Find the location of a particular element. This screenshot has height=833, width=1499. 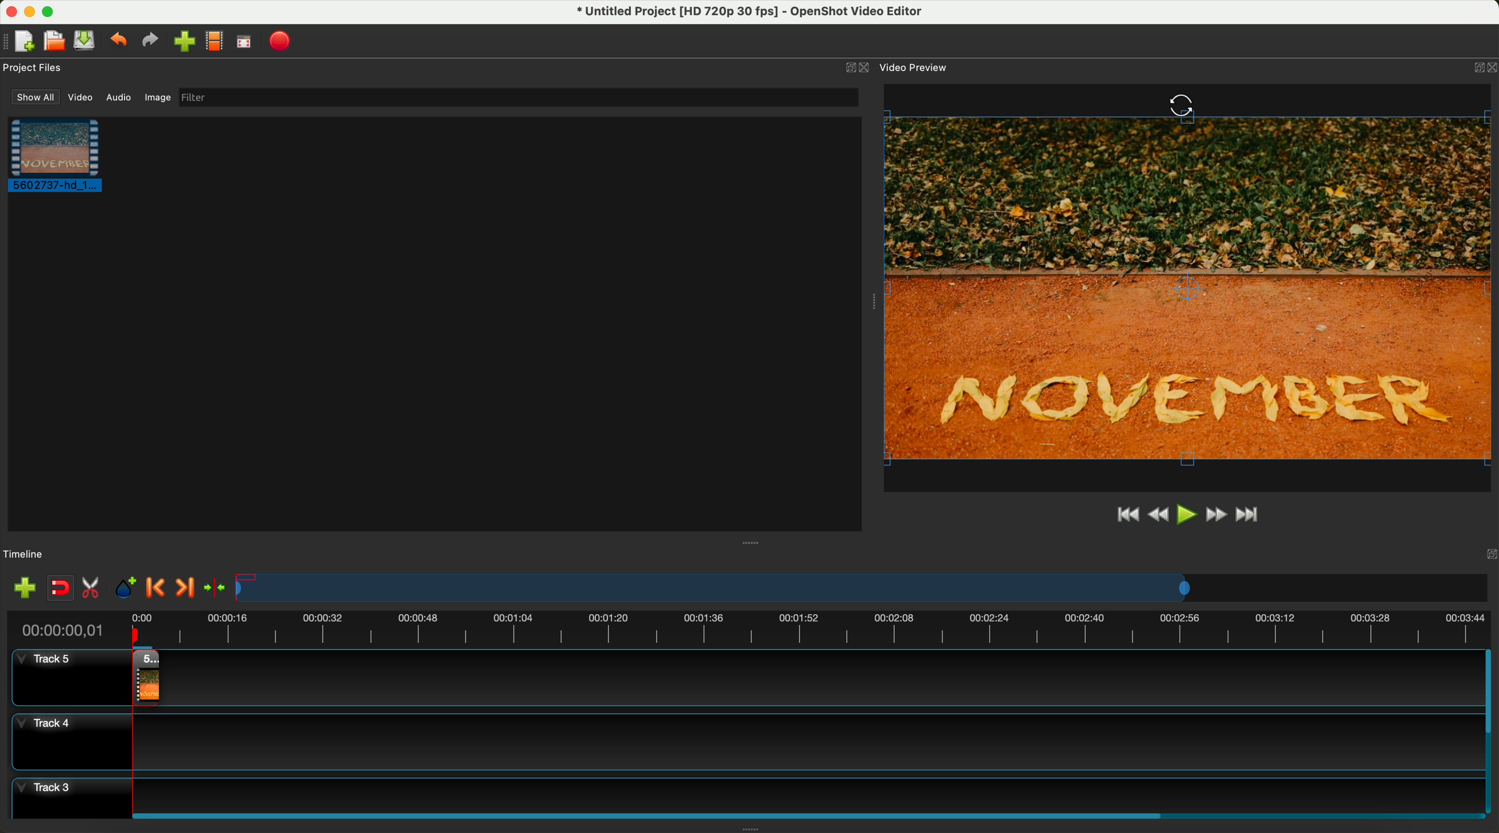

jump to start is located at coordinates (1126, 516).